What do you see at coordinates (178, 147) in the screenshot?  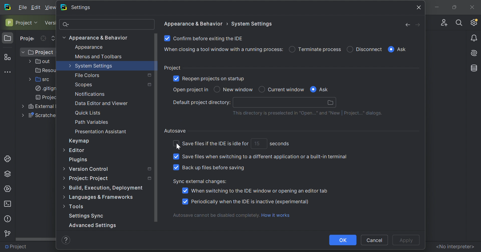 I see `cursor` at bounding box center [178, 147].